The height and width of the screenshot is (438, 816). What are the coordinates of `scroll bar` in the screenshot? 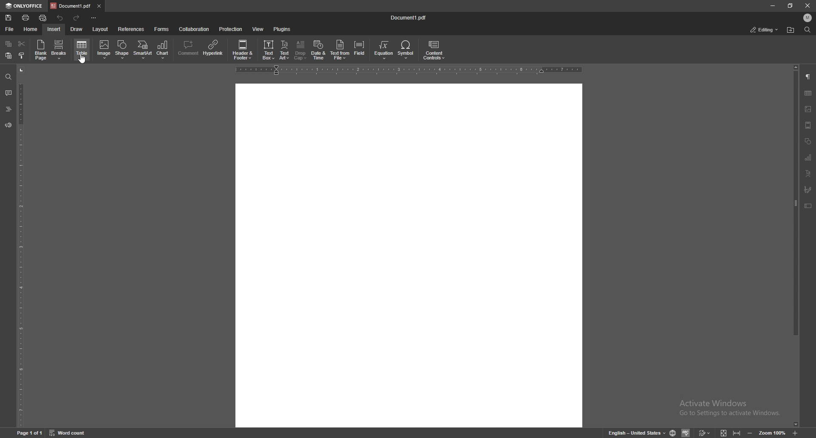 It's located at (796, 246).